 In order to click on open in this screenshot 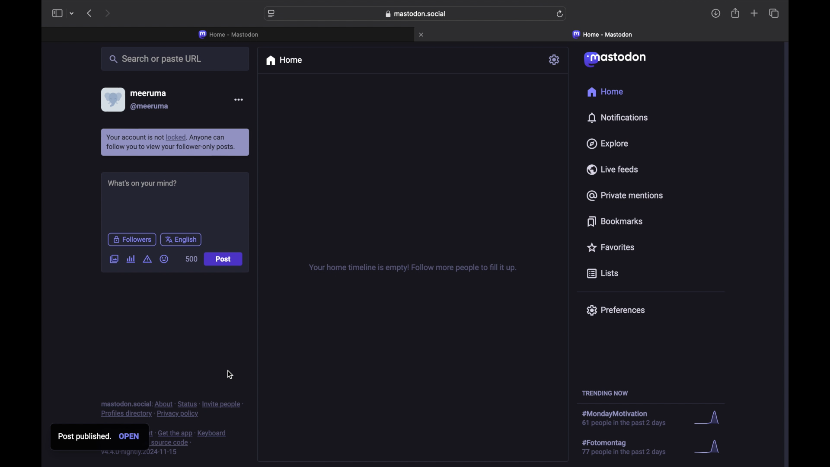, I will do `click(131, 437)`.